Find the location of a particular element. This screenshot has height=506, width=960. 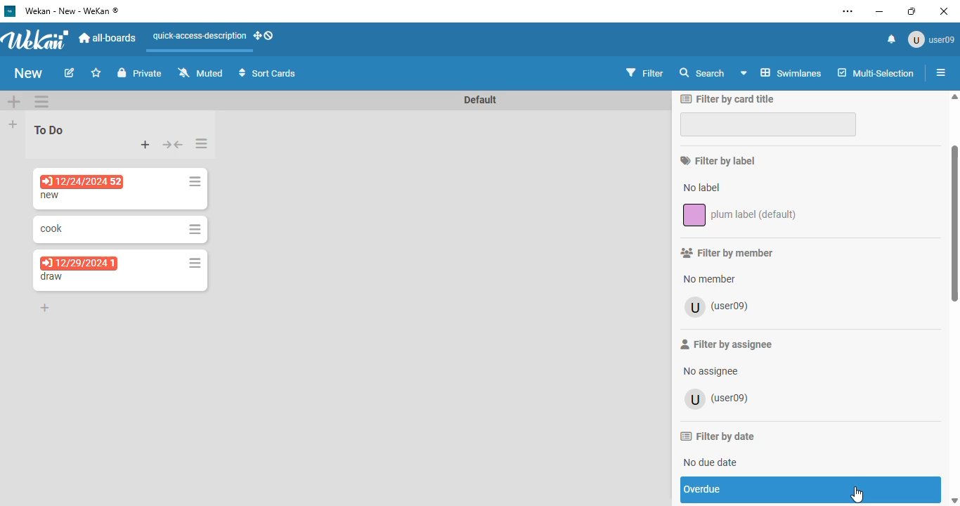

filter is located at coordinates (645, 73).